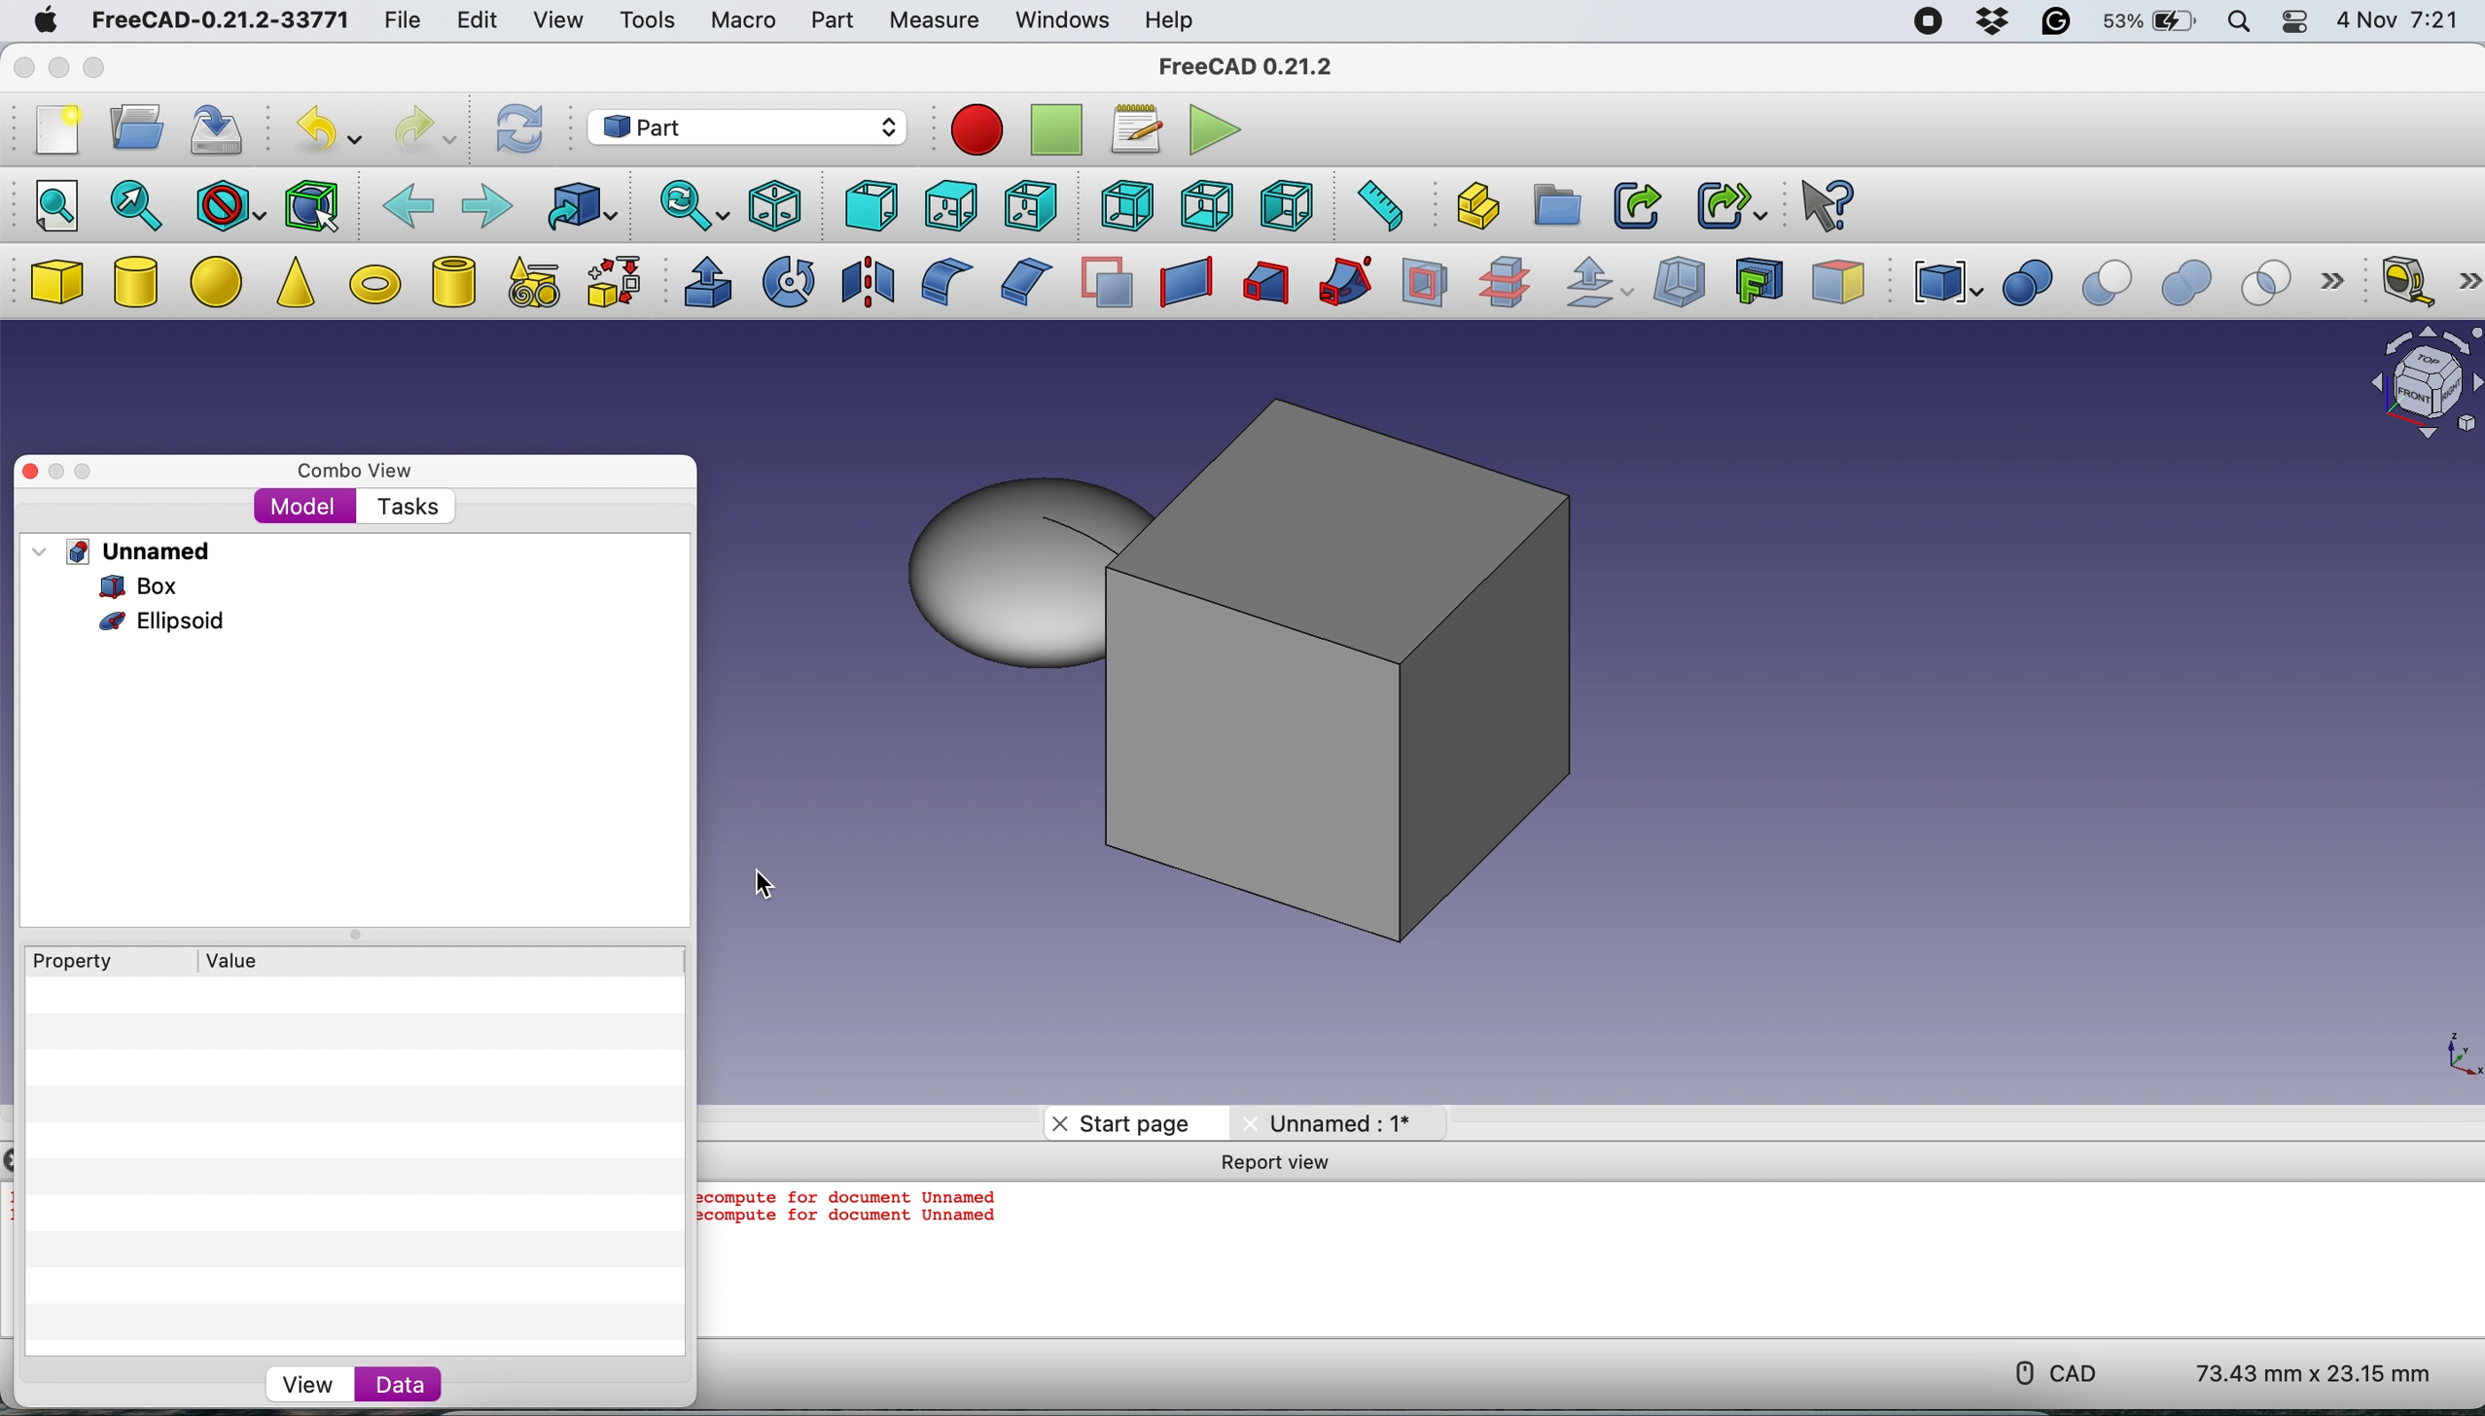 The width and height of the screenshot is (2485, 1416). Describe the element at coordinates (932, 21) in the screenshot. I see `measure` at that location.